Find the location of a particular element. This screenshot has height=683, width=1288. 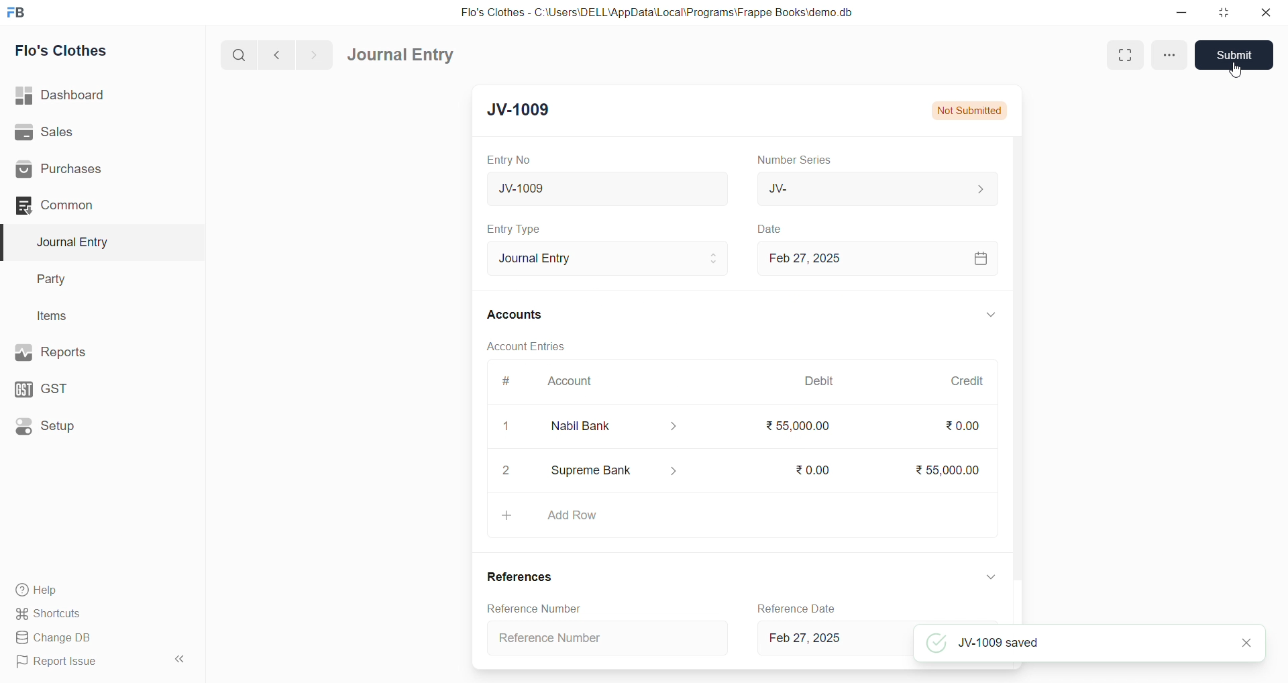

Change DB is located at coordinates (83, 637).